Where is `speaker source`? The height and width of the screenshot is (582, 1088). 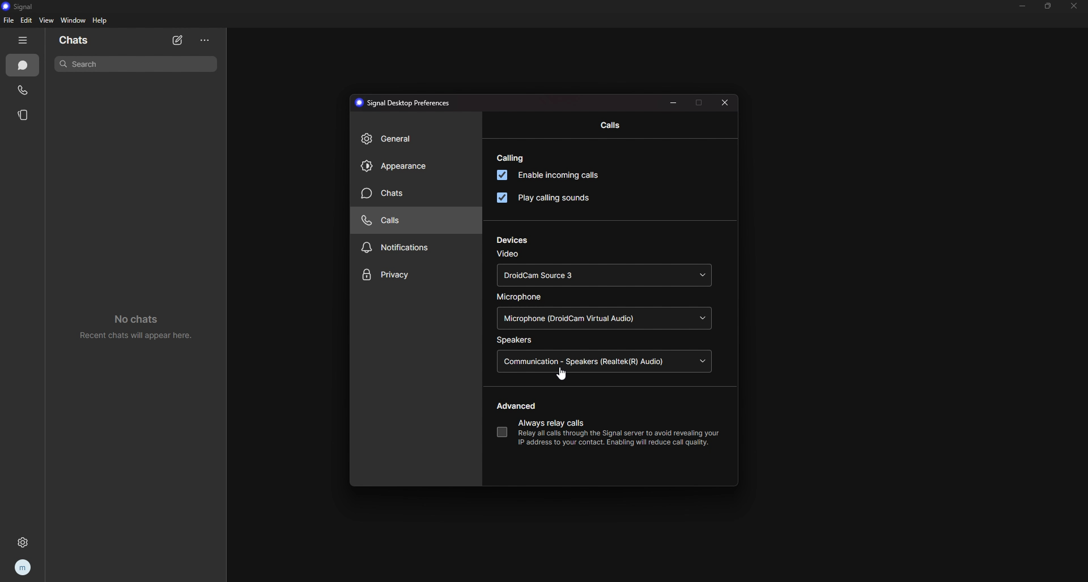 speaker source is located at coordinates (606, 361).